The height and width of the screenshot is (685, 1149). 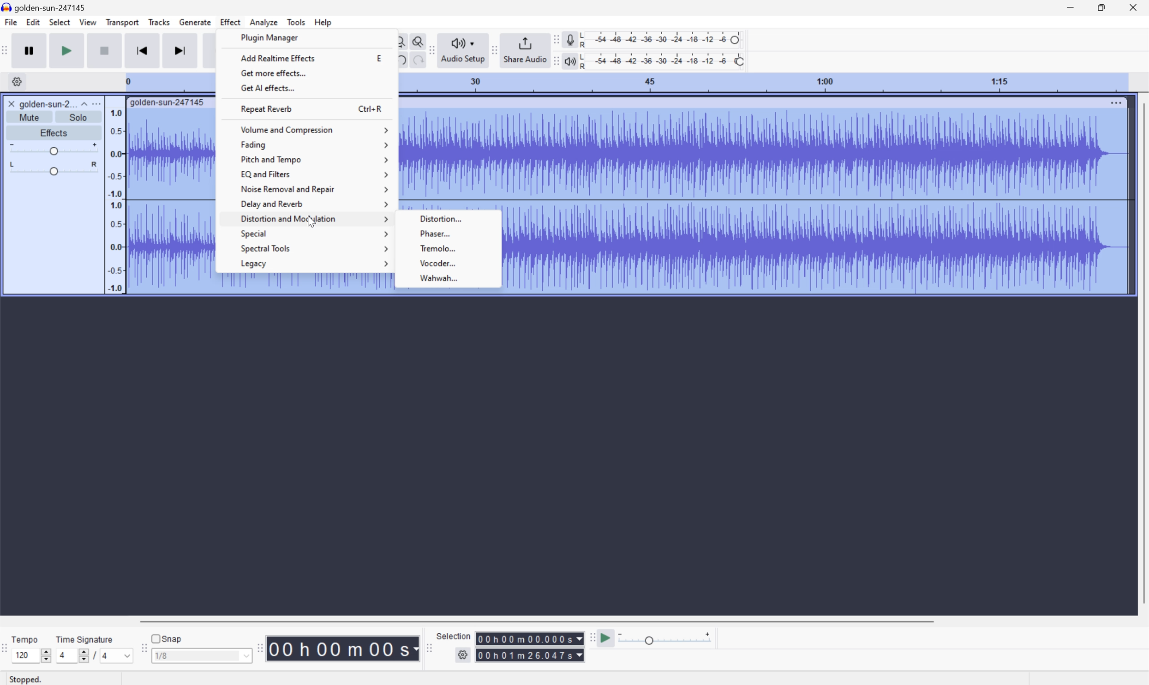 What do you see at coordinates (462, 656) in the screenshot?
I see `Settings` at bounding box center [462, 656].